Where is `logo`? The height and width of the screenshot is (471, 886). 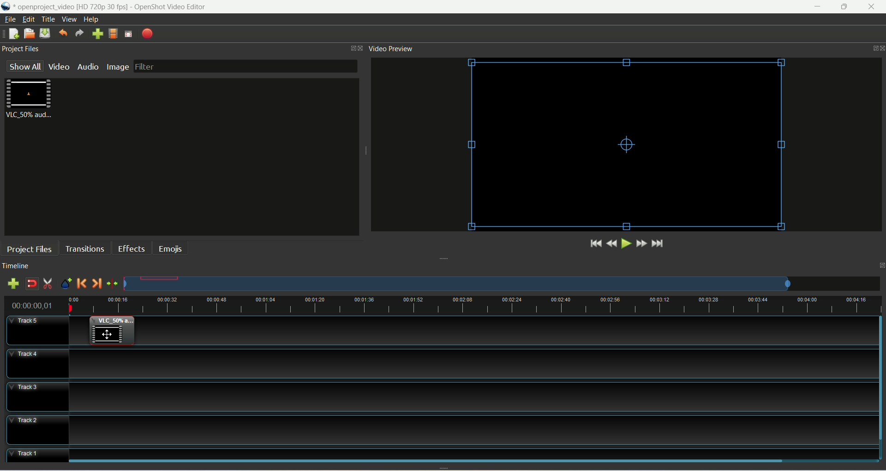
logo is located at coordinates (7, 6).